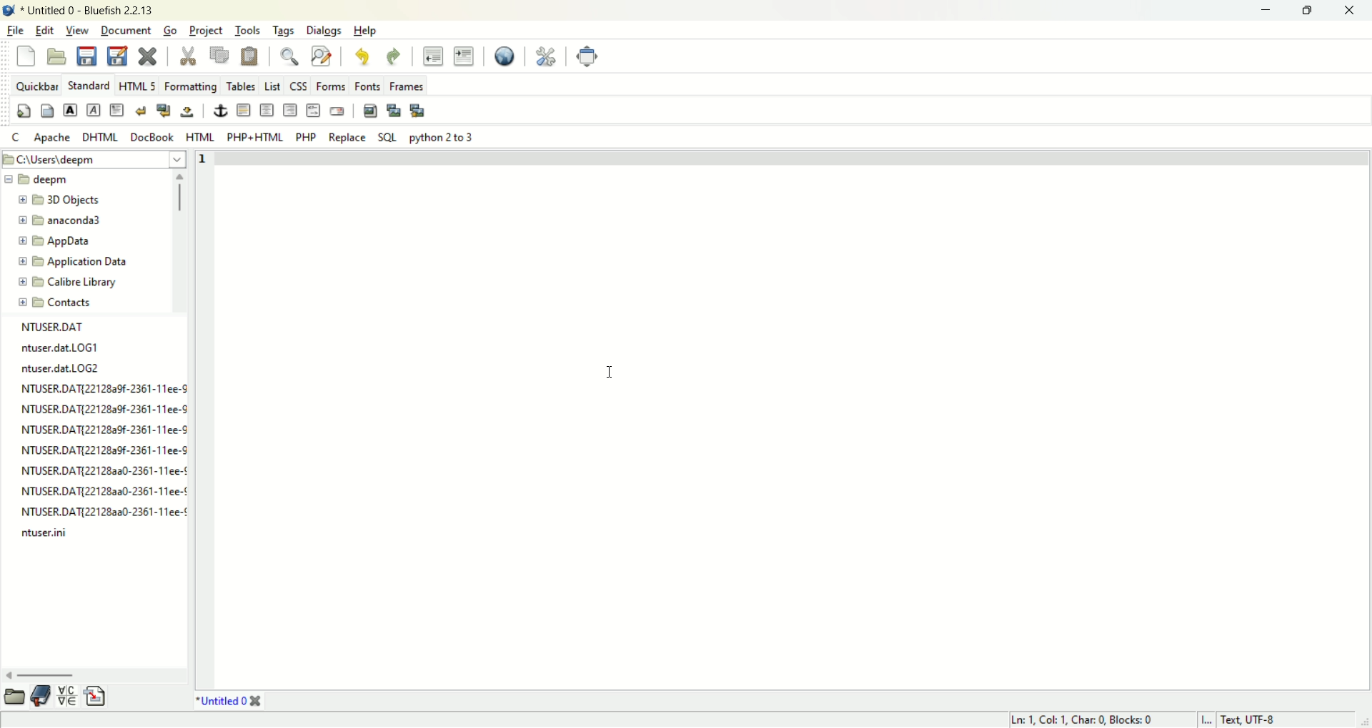  I want to click on input thumbnail, so click(394, 111).